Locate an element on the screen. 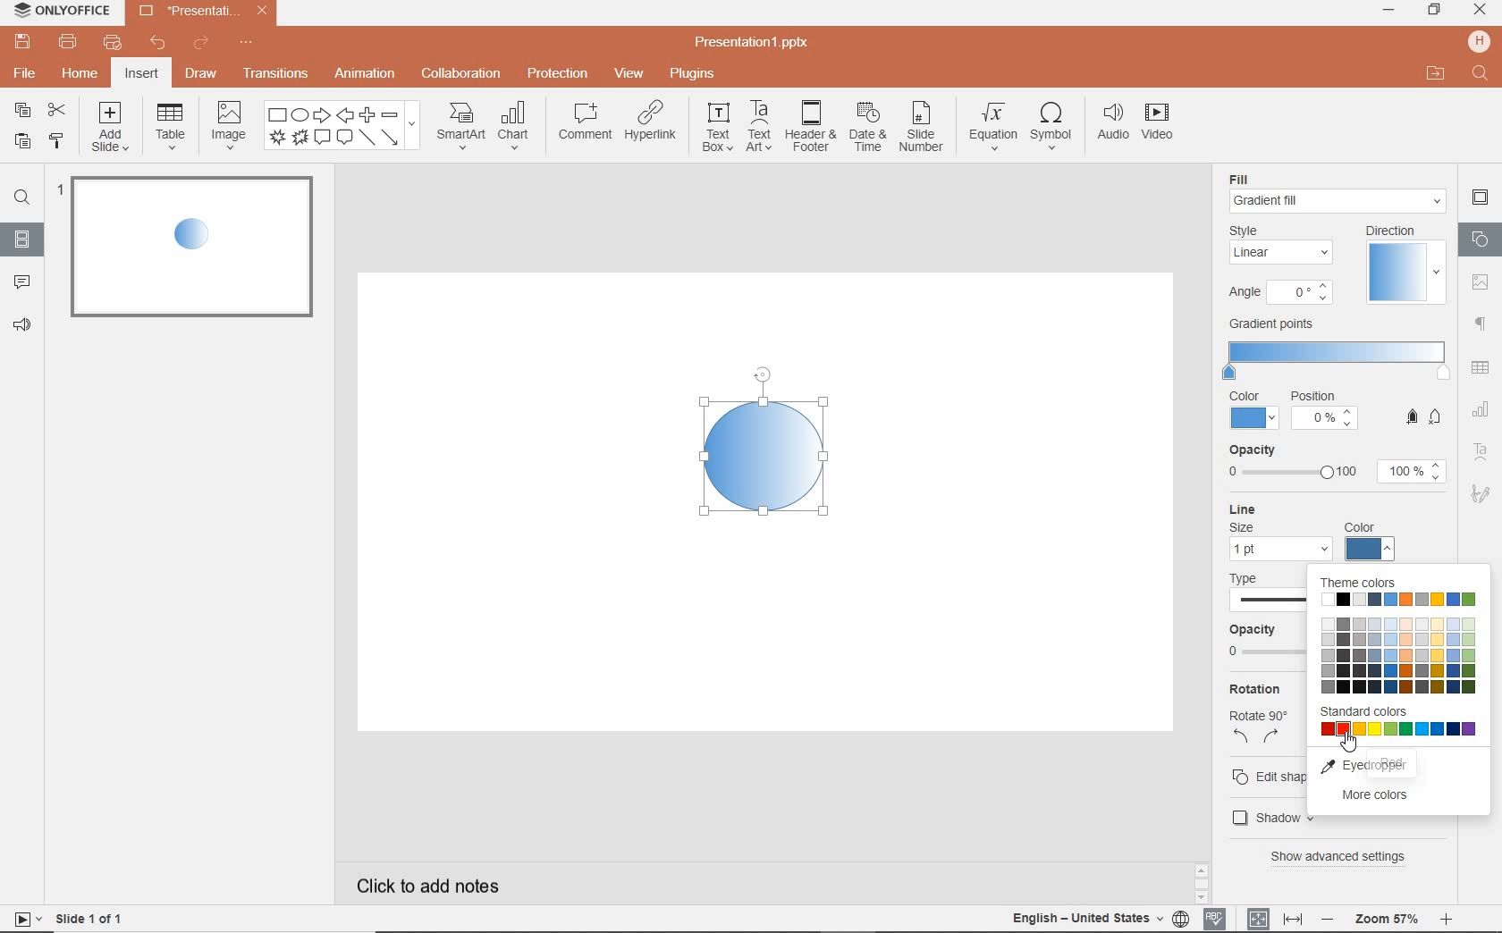  SHOW ADVANCED SETTINGS is located at coordinates (1343, 856).